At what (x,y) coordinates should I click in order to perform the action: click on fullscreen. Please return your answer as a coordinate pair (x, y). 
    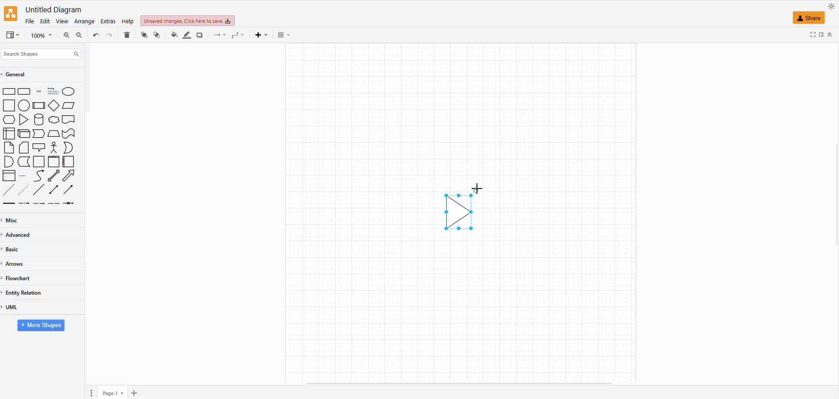
    Looking at the image, I should click on (812, 35).